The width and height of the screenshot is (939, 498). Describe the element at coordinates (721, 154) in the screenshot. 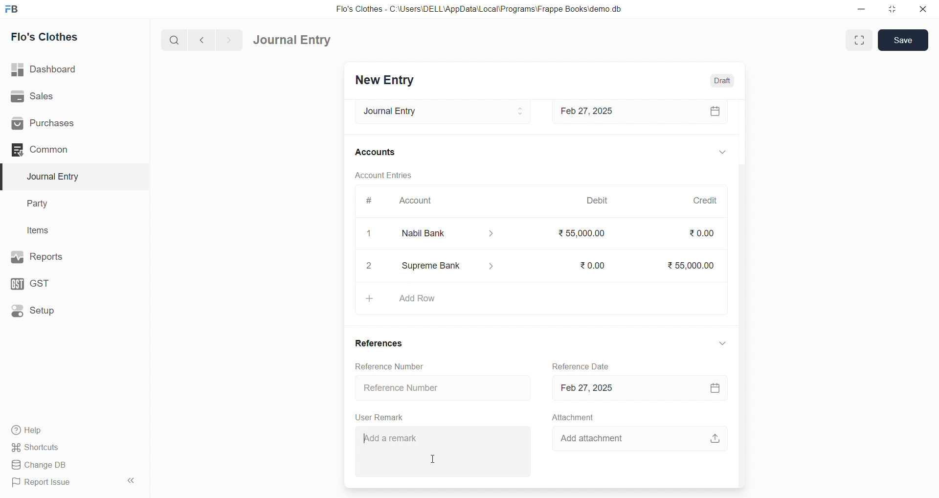

I see `EXPAND/COLLAPSE` at that location.